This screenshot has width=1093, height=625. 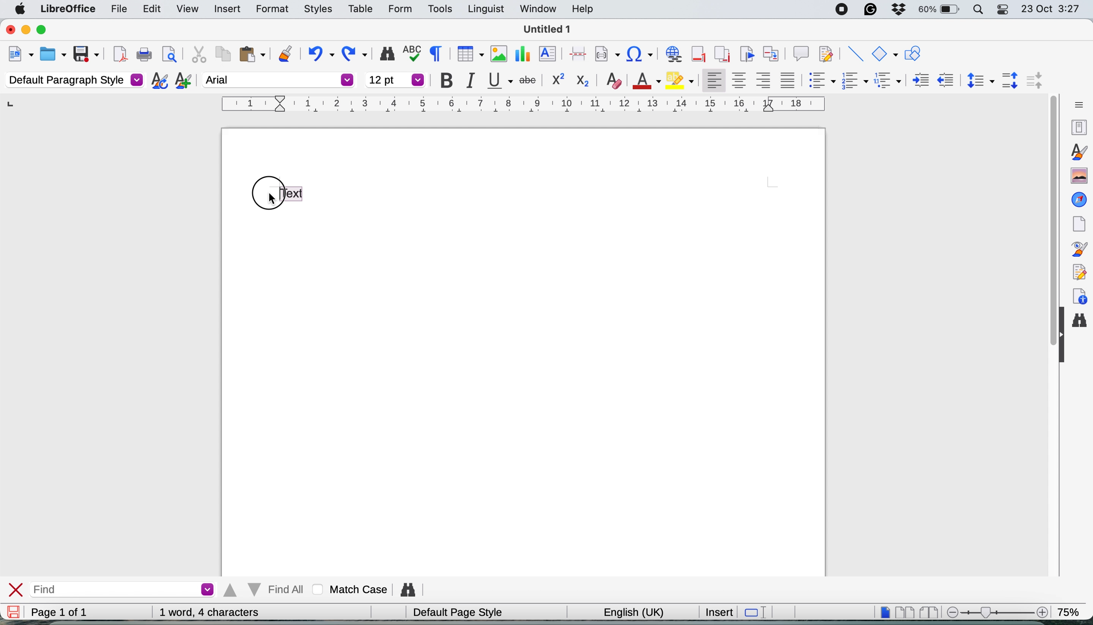 What do you see at coordinates (197, 55) in the screenshot?
I see `cut` at bounding box center [197, 55].